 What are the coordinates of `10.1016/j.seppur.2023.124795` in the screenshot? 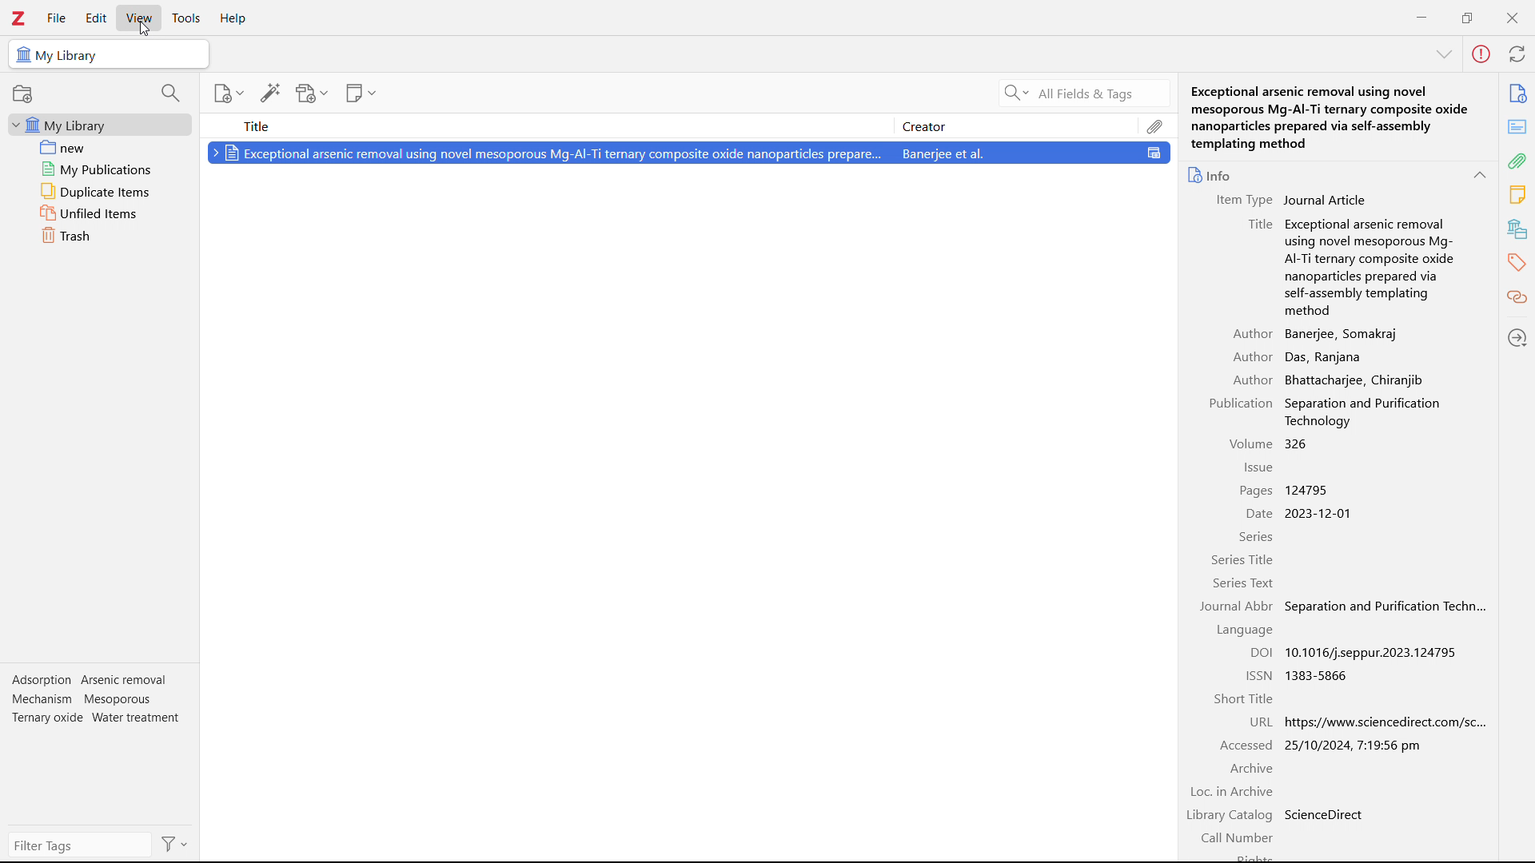 It's located at (1377, 653).